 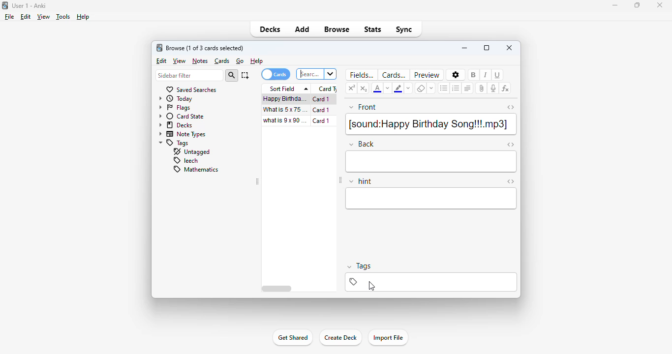 What do you see at coordinates (303, 29) in the screenshot?
I see `add` at bounding box center [303, 29].